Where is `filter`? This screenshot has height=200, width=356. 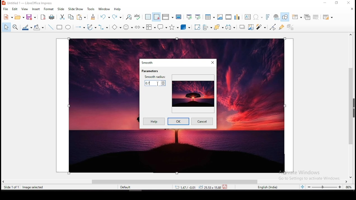 filter is located at coordinates (261, 27).